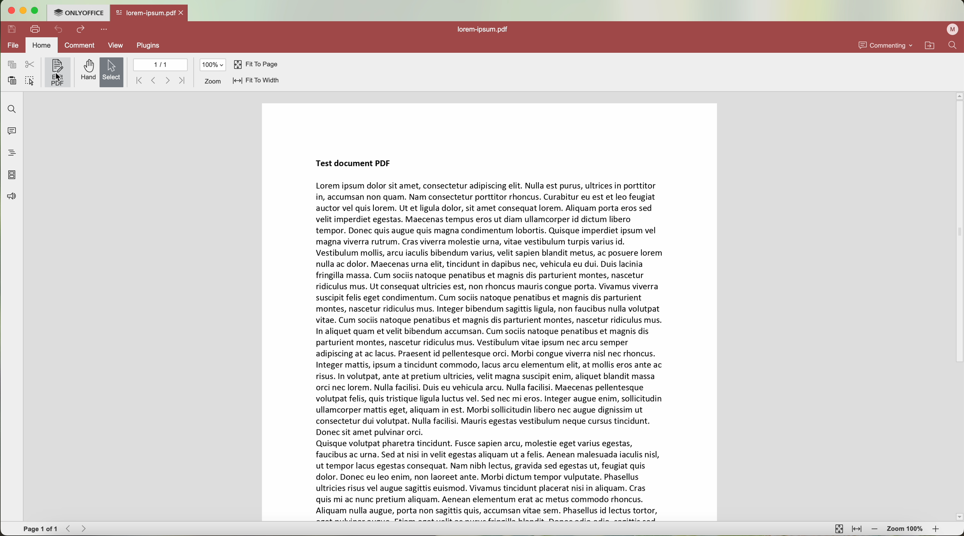  Describe the element at coordinates (85, 70) in the screenshot. I see `hand` at that location.